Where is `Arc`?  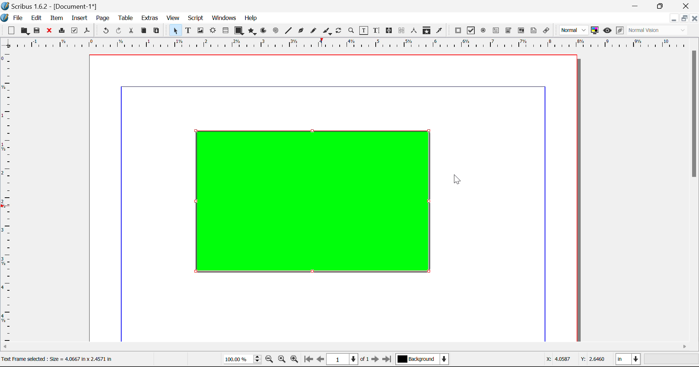 Arc is located at coordinates (264, 31).